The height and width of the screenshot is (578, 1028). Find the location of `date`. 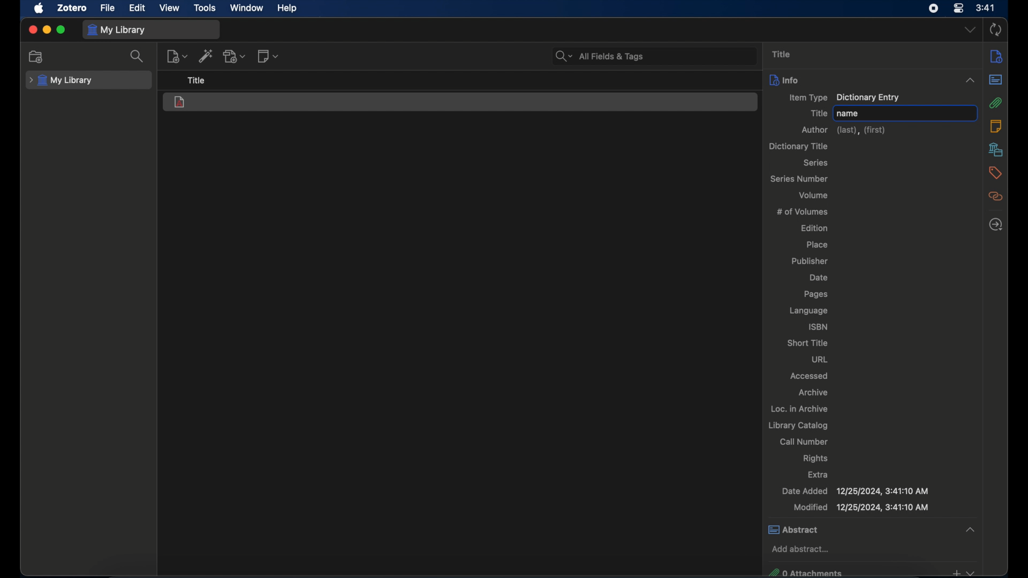

date is located at coordinates (820, 278).